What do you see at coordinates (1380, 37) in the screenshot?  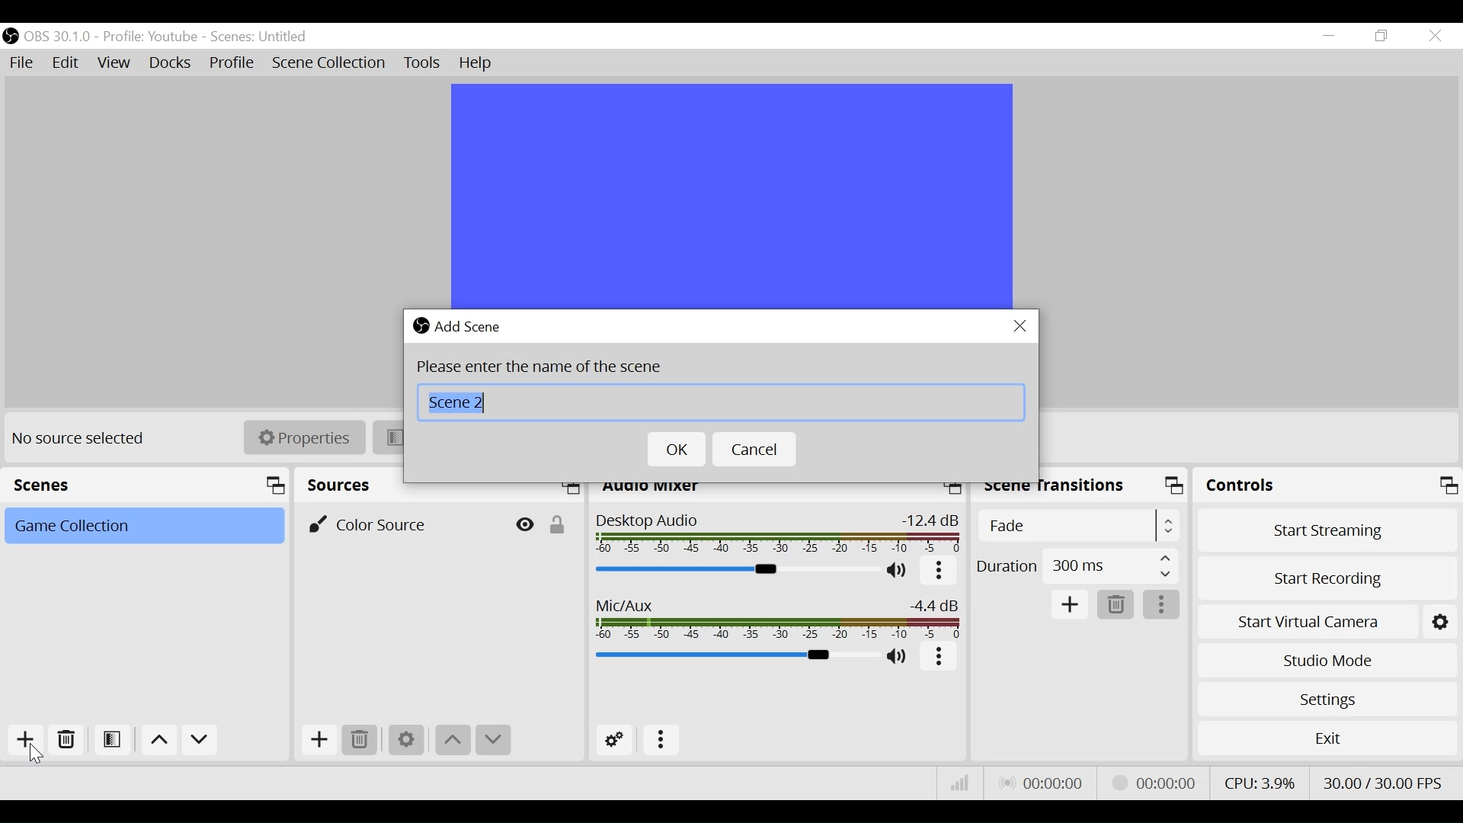 I see `Restore` at bounding box center [1380, 37].